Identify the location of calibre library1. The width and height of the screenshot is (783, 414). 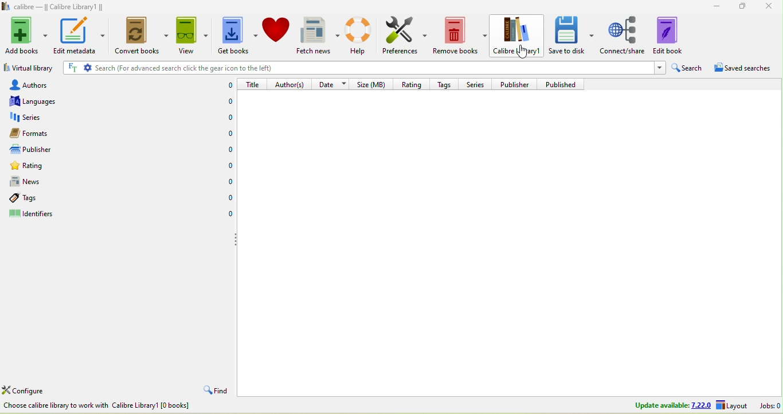
(518, 36).